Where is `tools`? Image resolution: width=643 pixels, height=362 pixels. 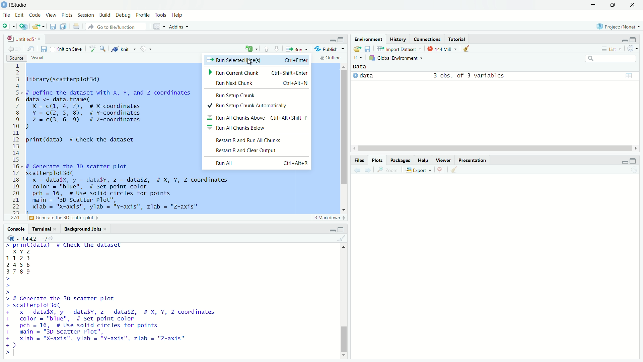
tools is located at coordinates (161, 14).